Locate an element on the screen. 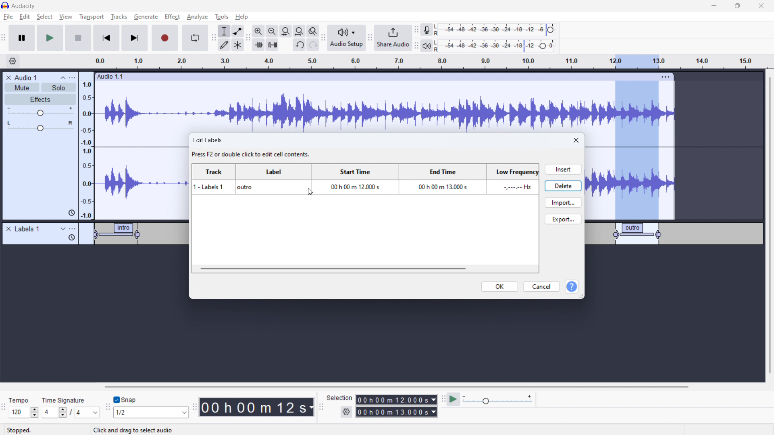  play at speed toolbar is located at coordinates (443, 400).